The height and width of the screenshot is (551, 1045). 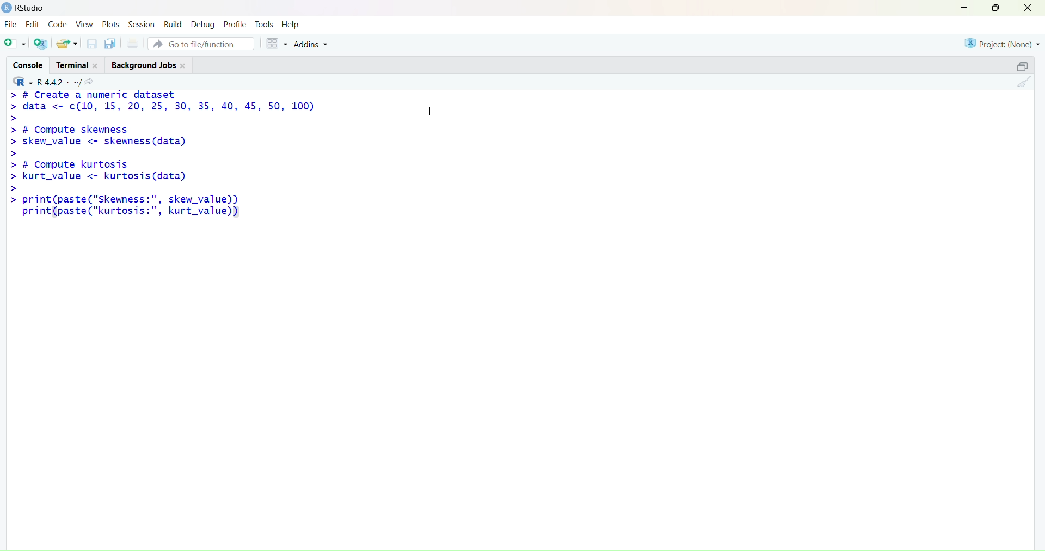 What do you see at coordinates (132, 44) in the screenshot?
I see `Print the current file` at bounding box center [132, 44].